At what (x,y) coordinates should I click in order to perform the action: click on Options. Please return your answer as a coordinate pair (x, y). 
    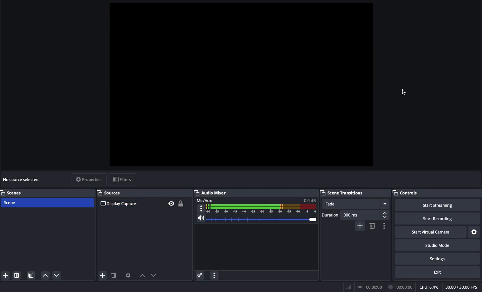
    Looking at the image, I should click on (383, 226).